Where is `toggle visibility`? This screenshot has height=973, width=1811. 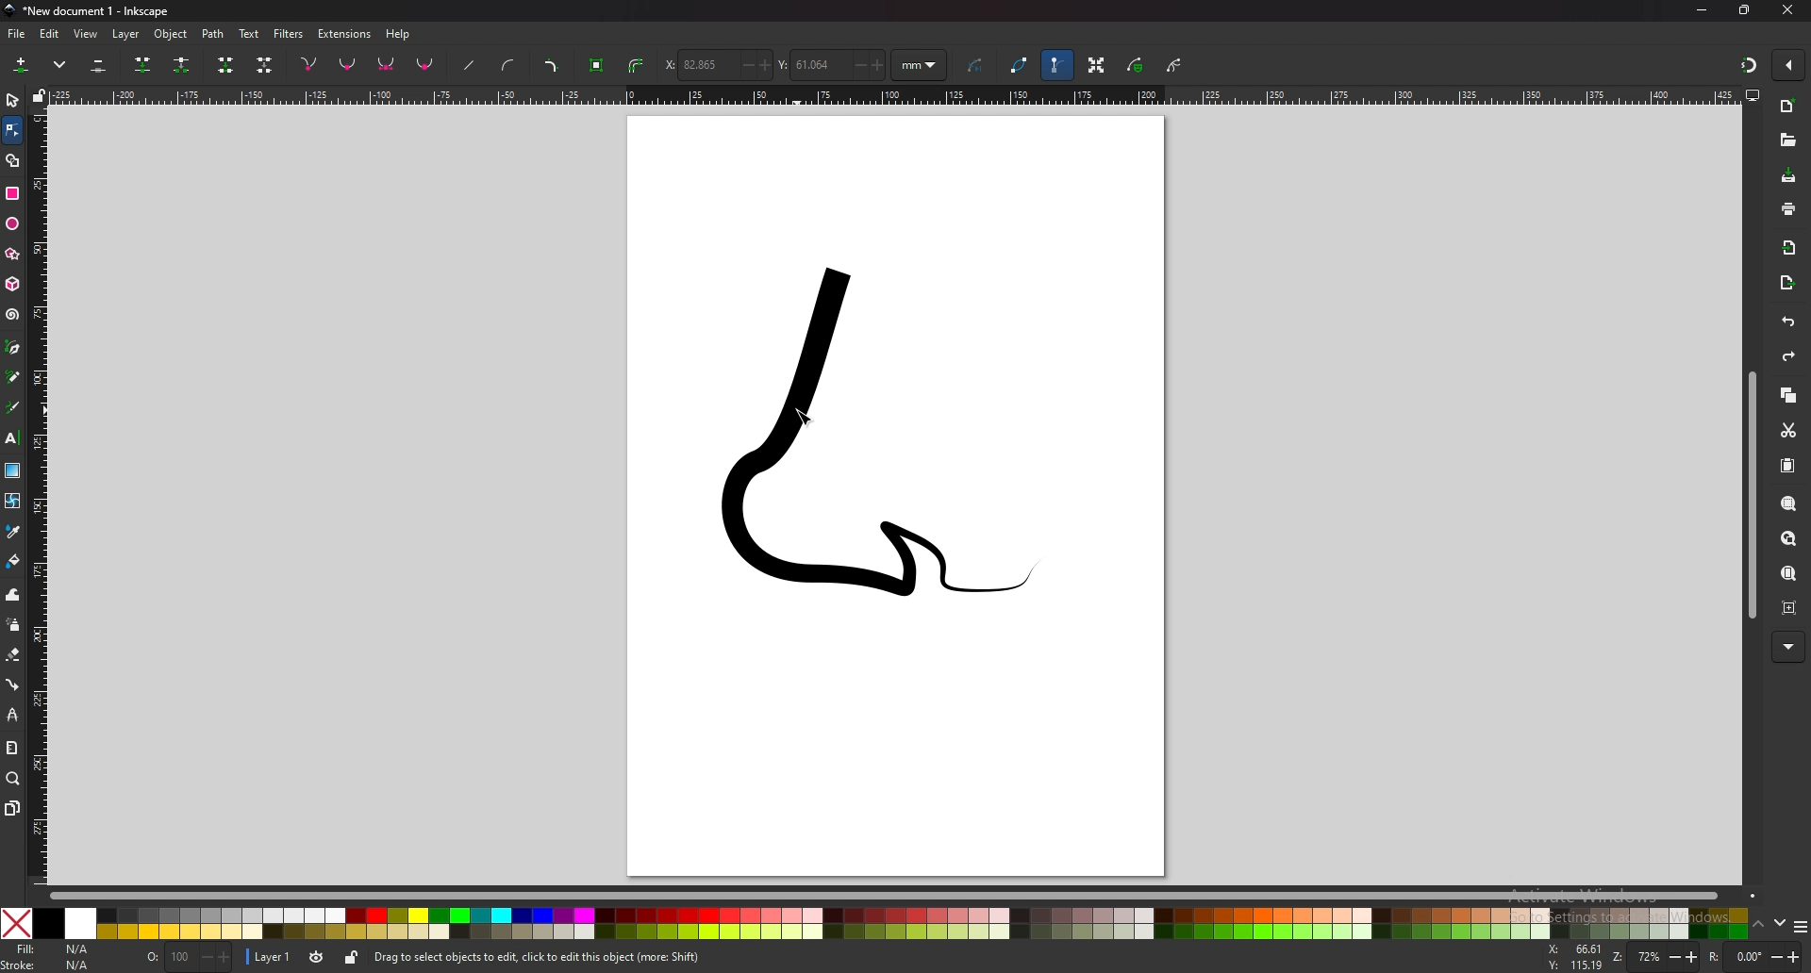 toggle visibility is located at coordinates (315, 957).